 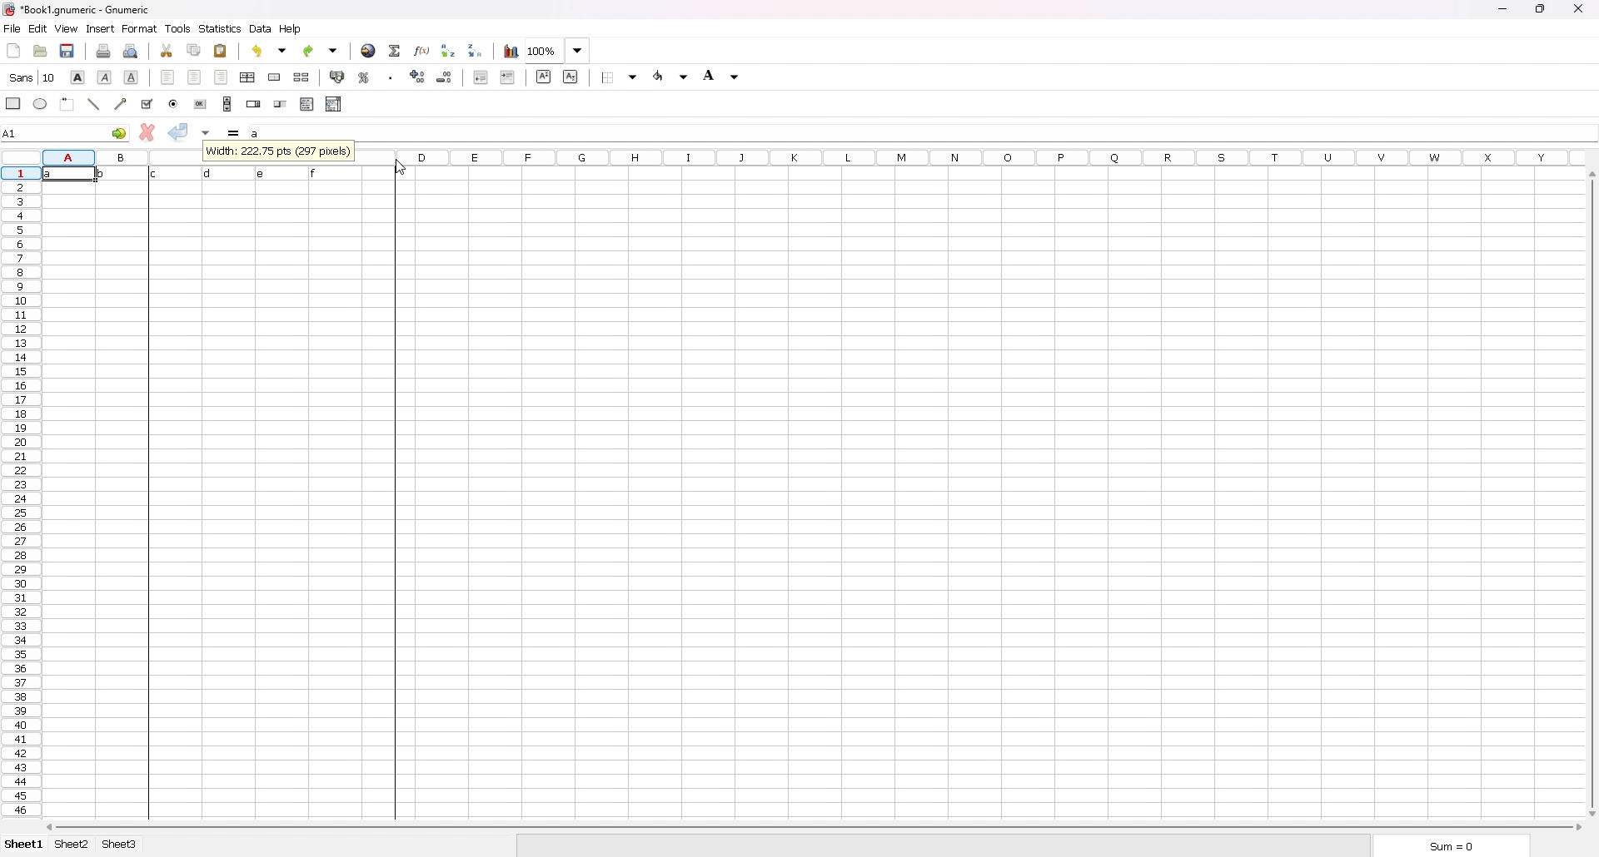 What do you see at coordinates (94, 103) in the screenshot?
I see `line` at bounding box center [94, 103].